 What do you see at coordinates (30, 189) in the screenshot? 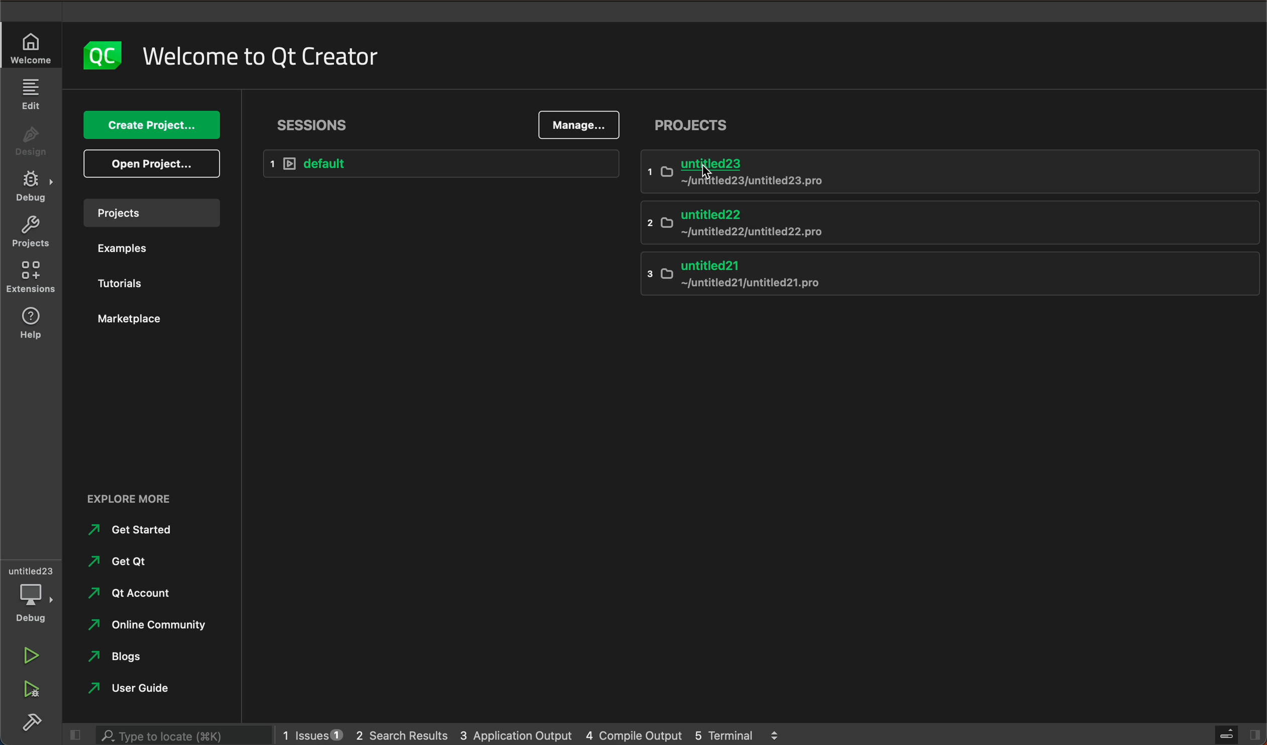
I see `debug` at bounding box center [30, 189].